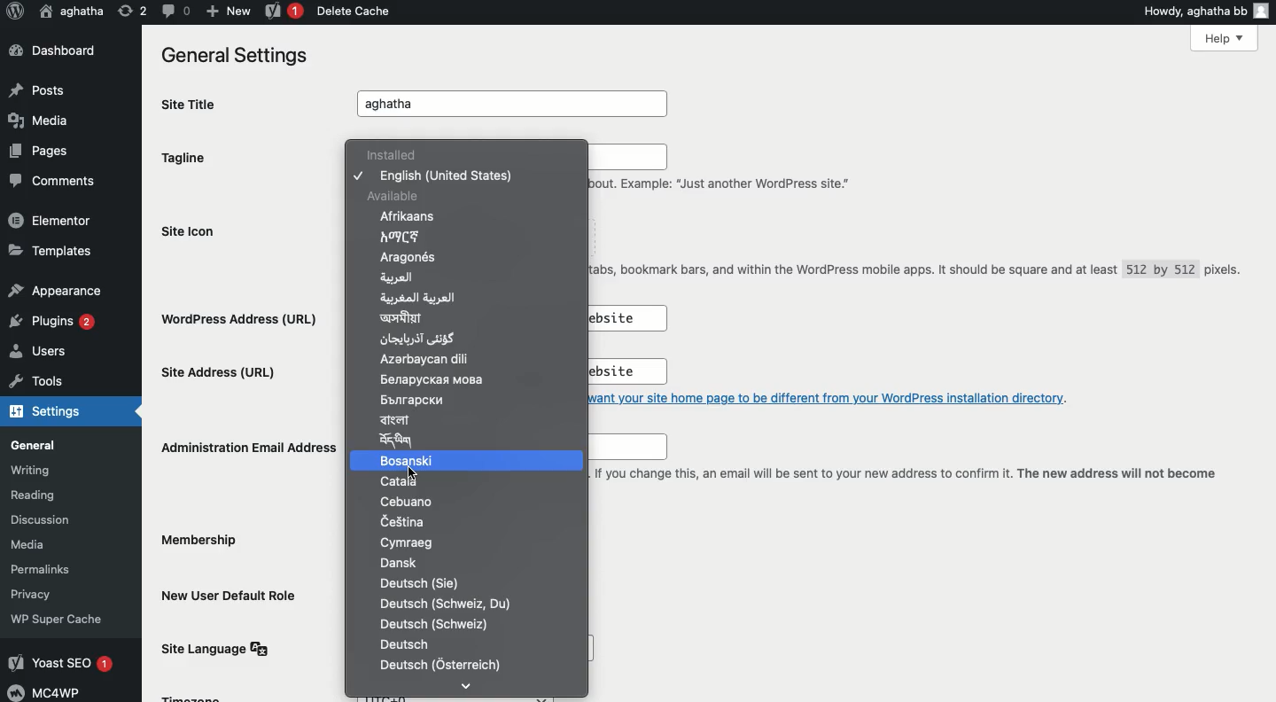  What do you see at coordinates (225, 11) in the screenshot?
I see `New` at bounding box center [225, 11].